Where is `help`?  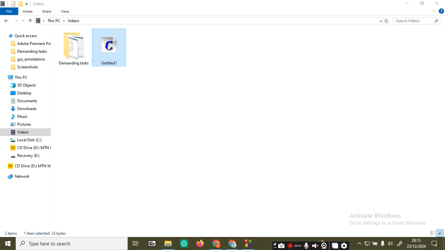 help is located at coordinates (437, 11).